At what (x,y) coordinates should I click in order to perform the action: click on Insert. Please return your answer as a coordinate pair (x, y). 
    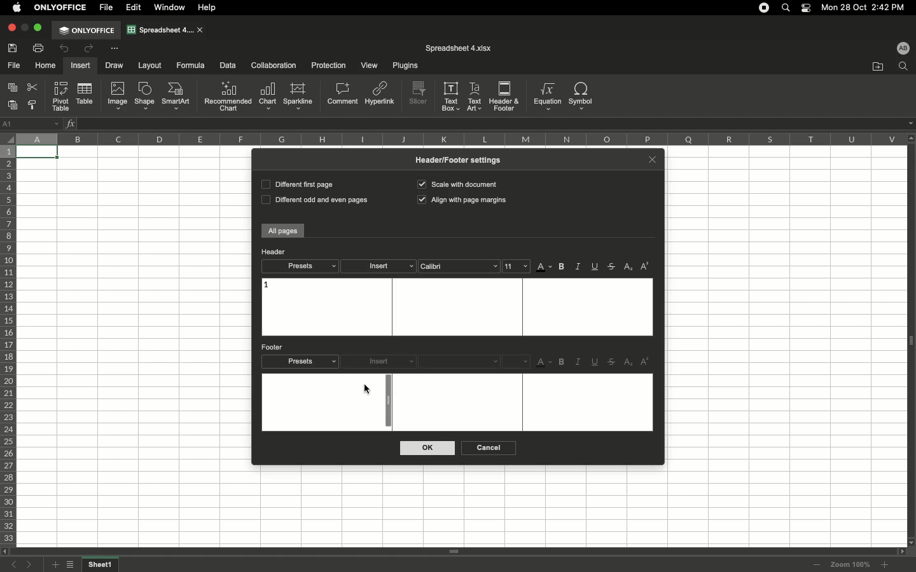
    Looking at the image, I should click on (379, 267).